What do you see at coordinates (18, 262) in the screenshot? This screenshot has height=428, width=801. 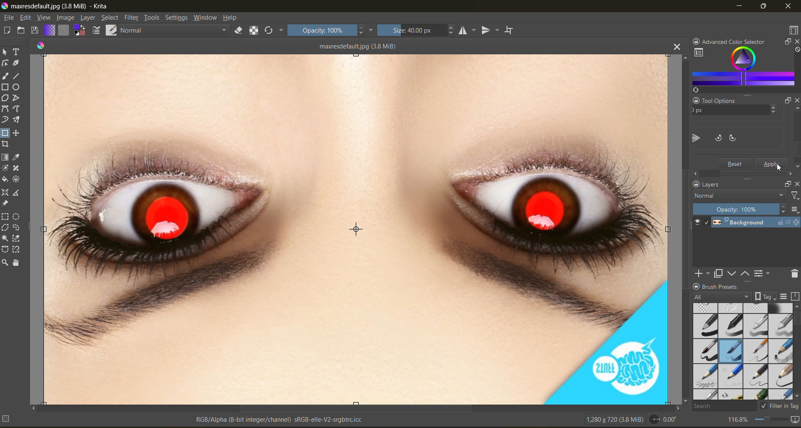 I see `tool` at bounding box center [18, 262].